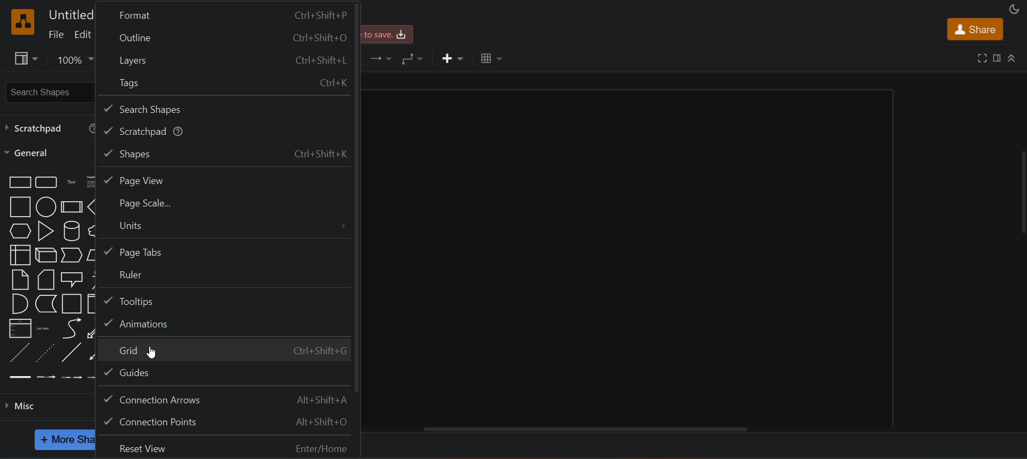 The height and width of the screenshot is (459, 1027). I want to click on animations, so click(228, 327).